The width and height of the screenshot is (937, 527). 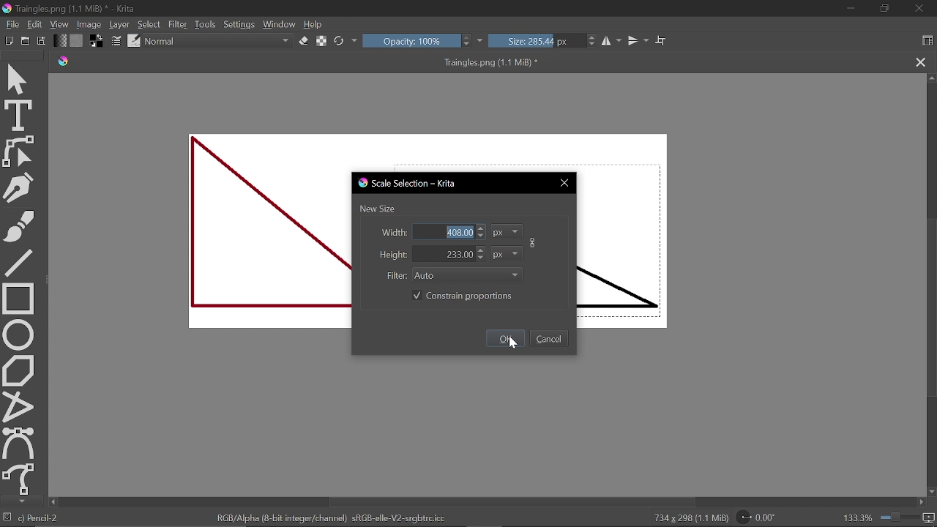 I want to click on Open new document, so click(x=10, y=41).